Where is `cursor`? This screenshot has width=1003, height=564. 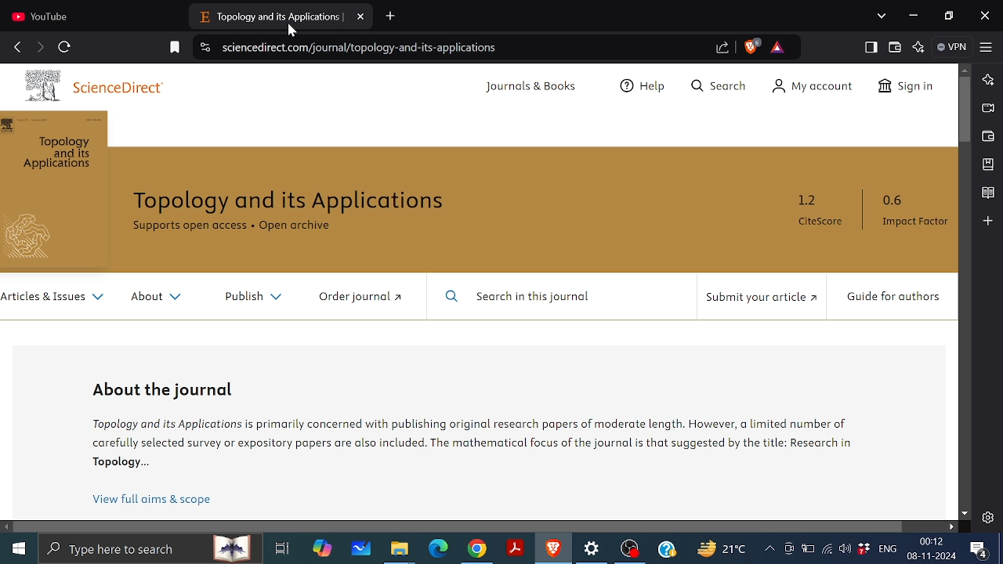 cursor is located at coordinates (293, 32).